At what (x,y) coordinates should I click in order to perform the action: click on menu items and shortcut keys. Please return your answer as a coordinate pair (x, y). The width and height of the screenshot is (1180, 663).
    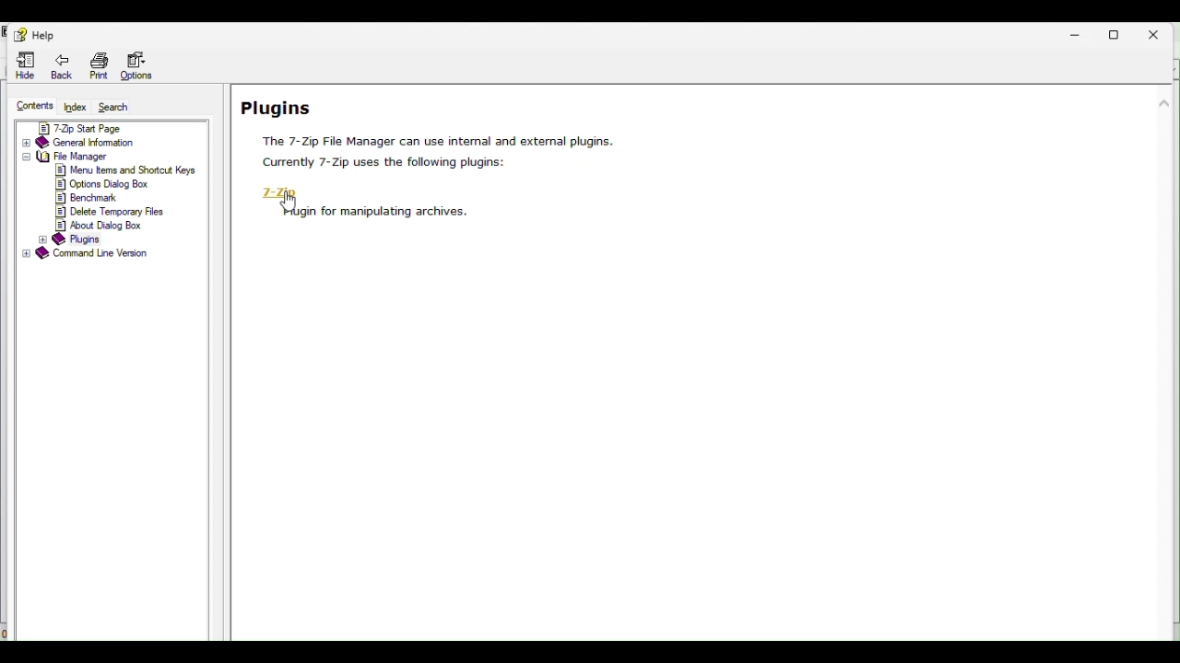
    Looking at the image, I should click on (133, 171).